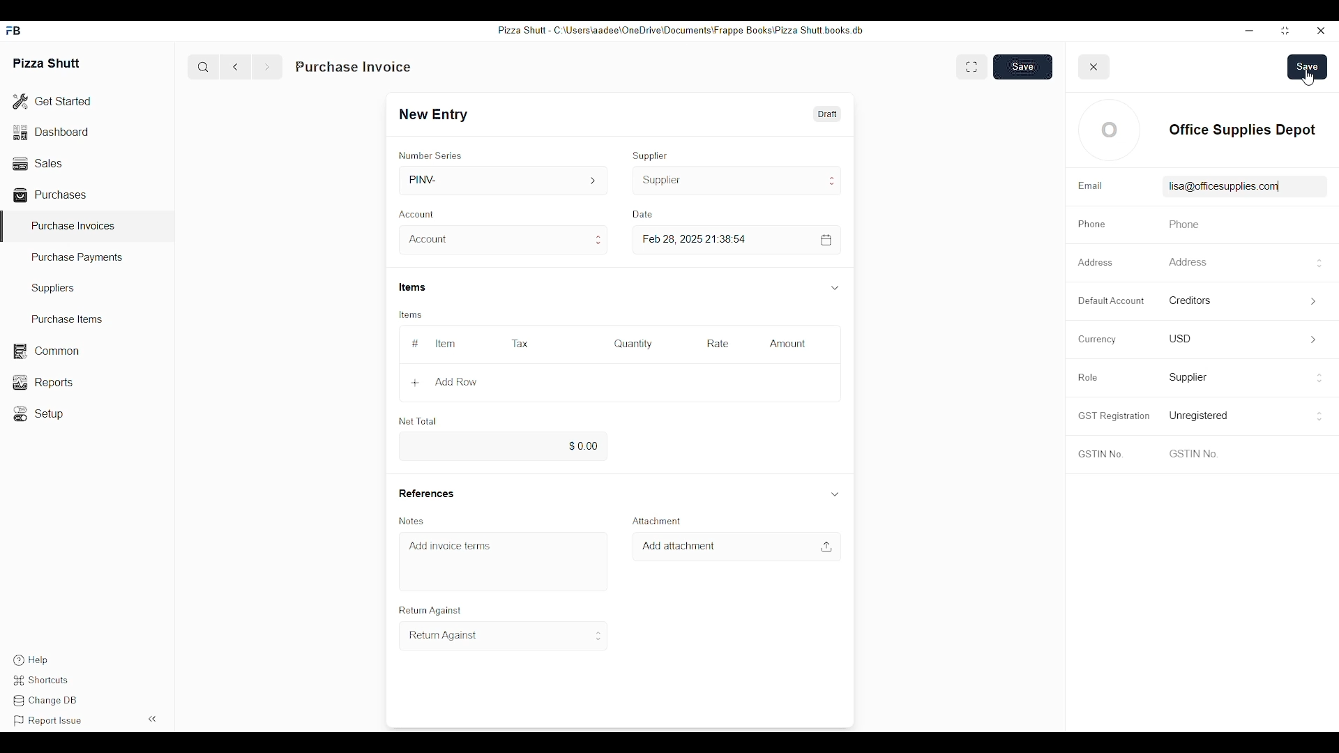 The width and height of the screenshot is (1339, 753). What do you see at coordinates (718, 344) in the screenshot?
I see `Rate` at bounding box center [718, 344].